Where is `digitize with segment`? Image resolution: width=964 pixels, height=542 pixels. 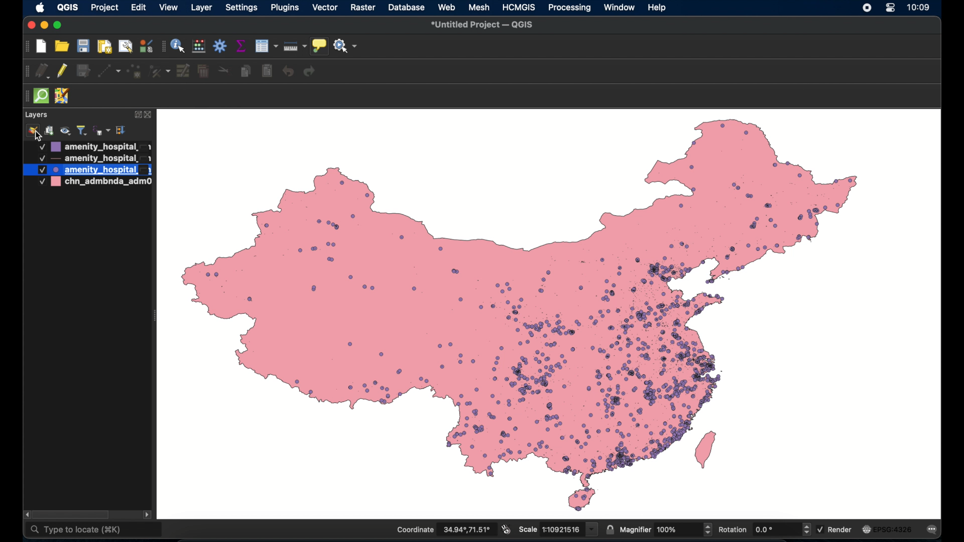
digitize with segment is located at coordinates (109, 72).